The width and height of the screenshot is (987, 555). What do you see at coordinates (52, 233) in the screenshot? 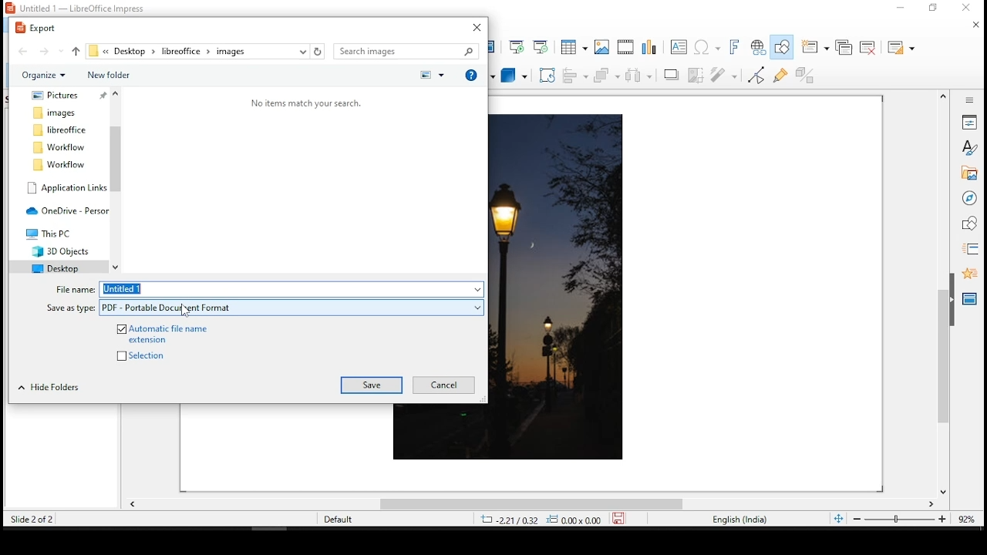
I see `folder` at bounding box center [52, 233].